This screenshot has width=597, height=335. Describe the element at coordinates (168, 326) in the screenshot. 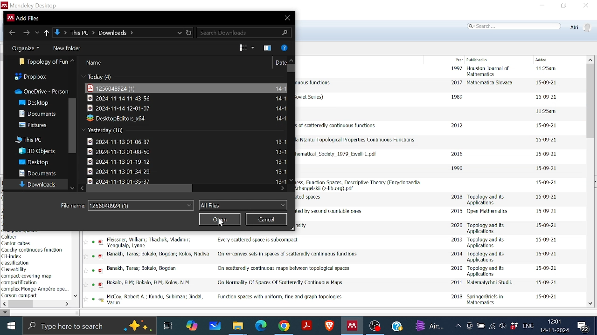

I see `Task View` at that location.